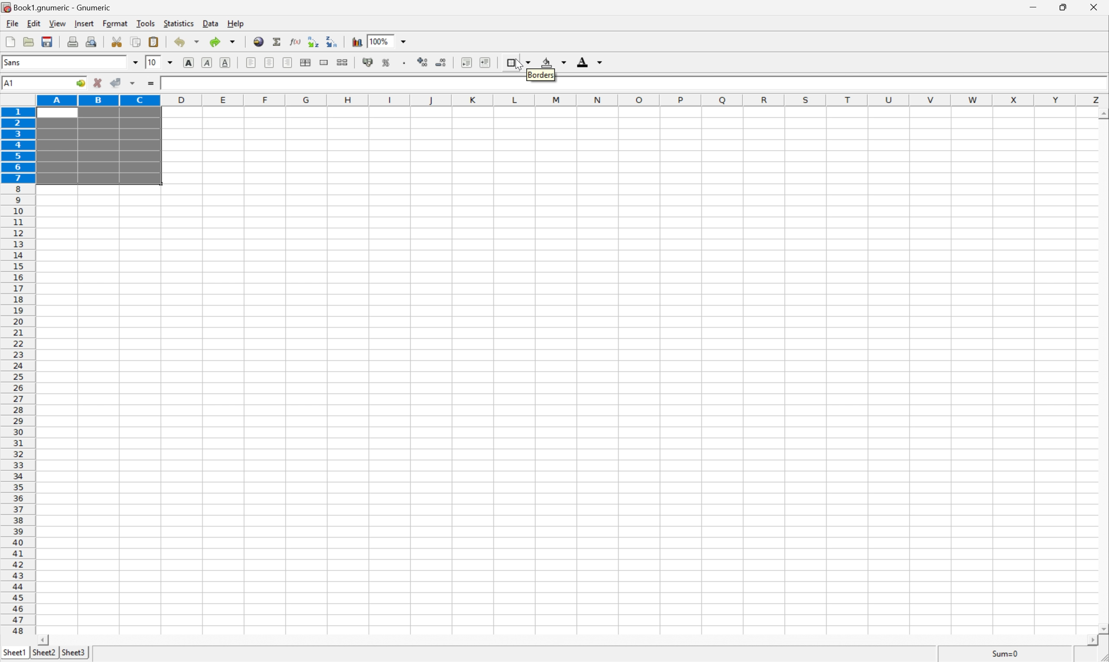 This screenshot has height=662, width=1109. What do you see at coordinates (1009, 654) in the screenshot?
I see `sum=0` at bounding box center [1009, 654].